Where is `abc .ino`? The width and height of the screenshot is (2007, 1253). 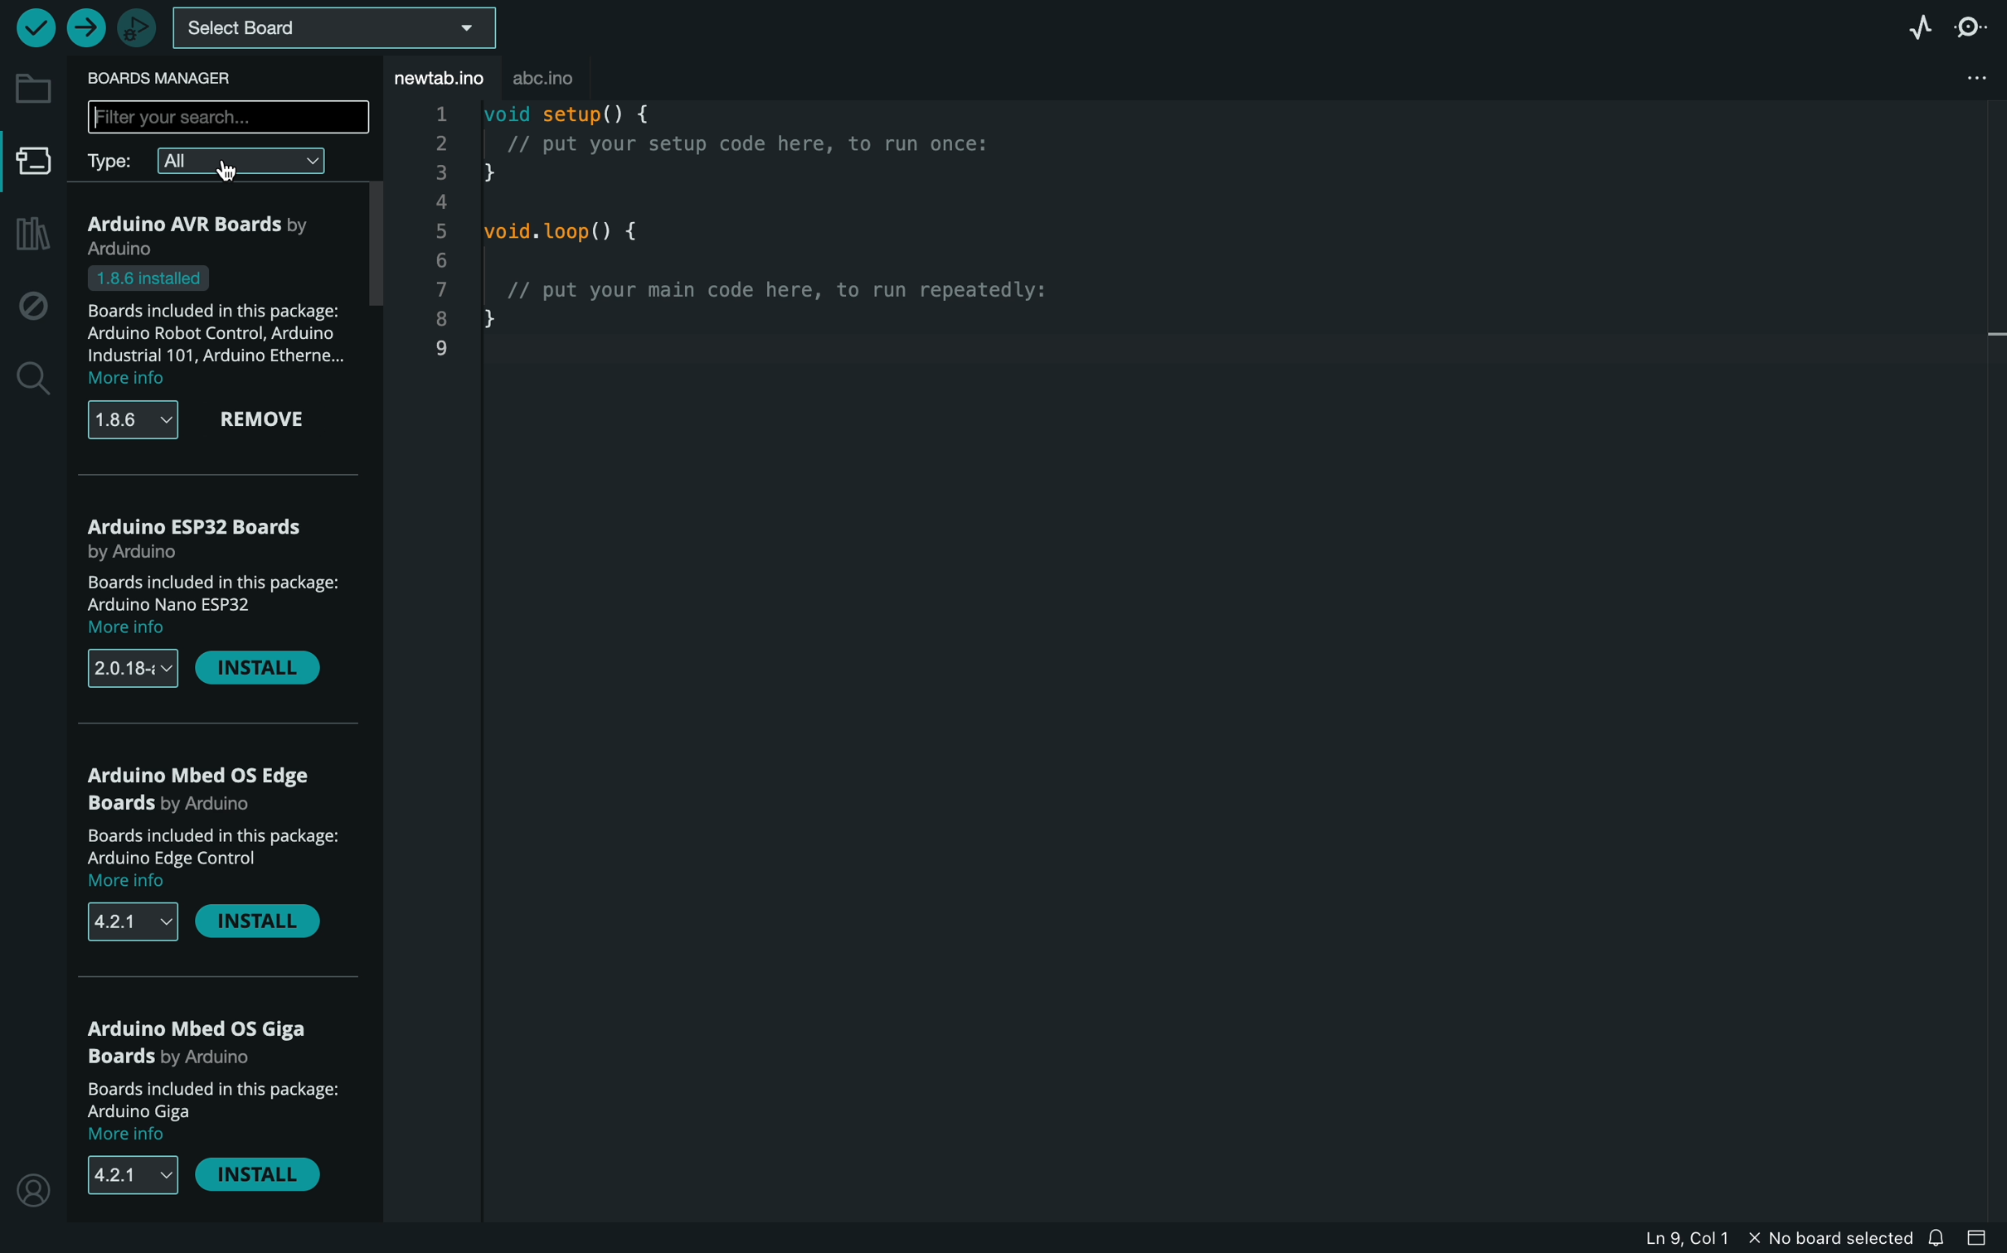
abc .ino is located at coordinates (561, 74).